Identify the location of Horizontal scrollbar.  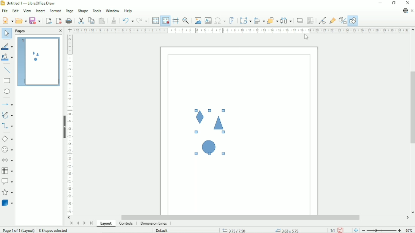
(241, 217).